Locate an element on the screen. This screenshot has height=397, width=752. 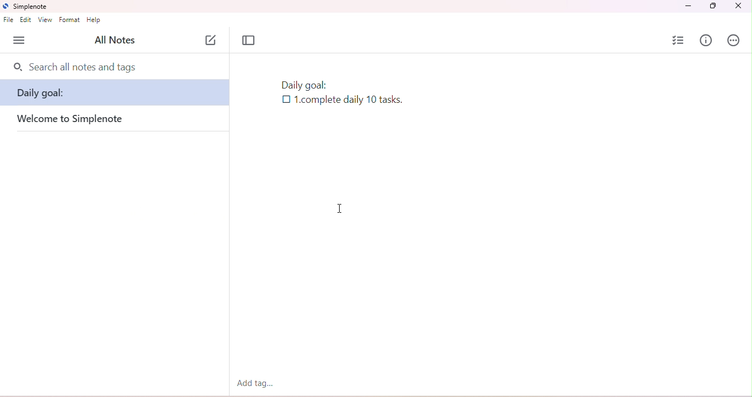
new note is located at coordinates (211, 40).